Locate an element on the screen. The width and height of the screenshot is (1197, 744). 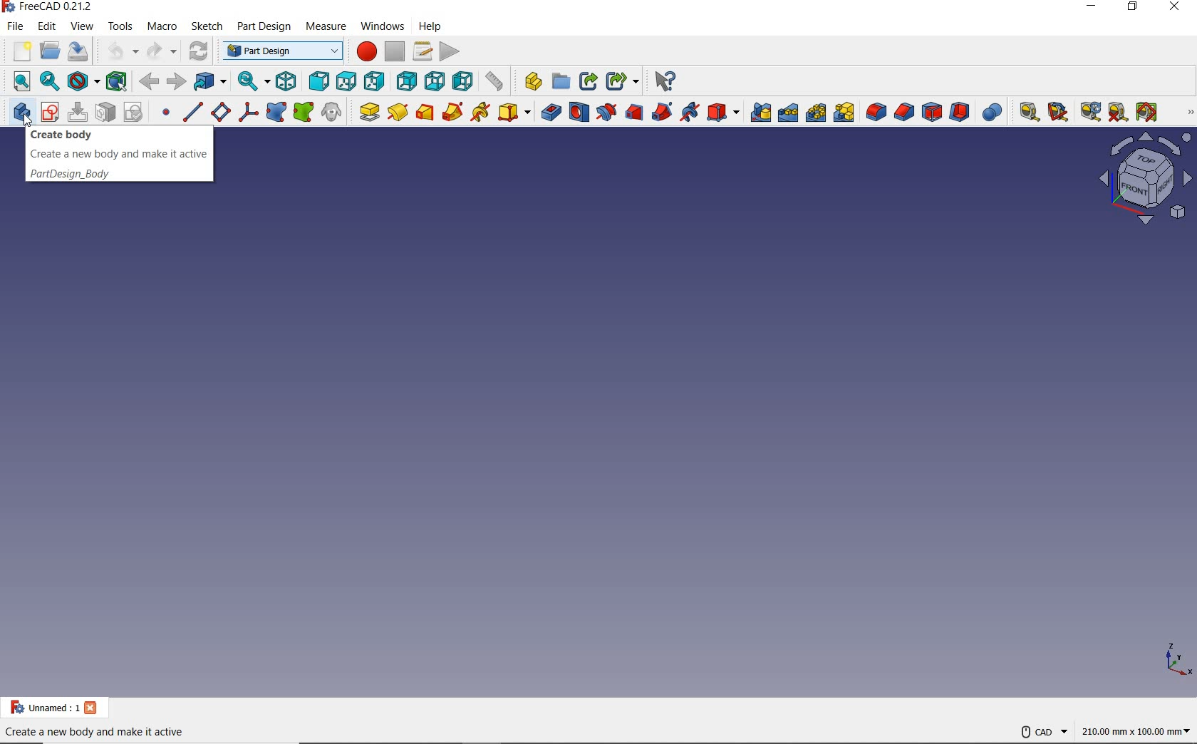
CAD NAVIGATION STYLE is located at coordinates (1040, 733).